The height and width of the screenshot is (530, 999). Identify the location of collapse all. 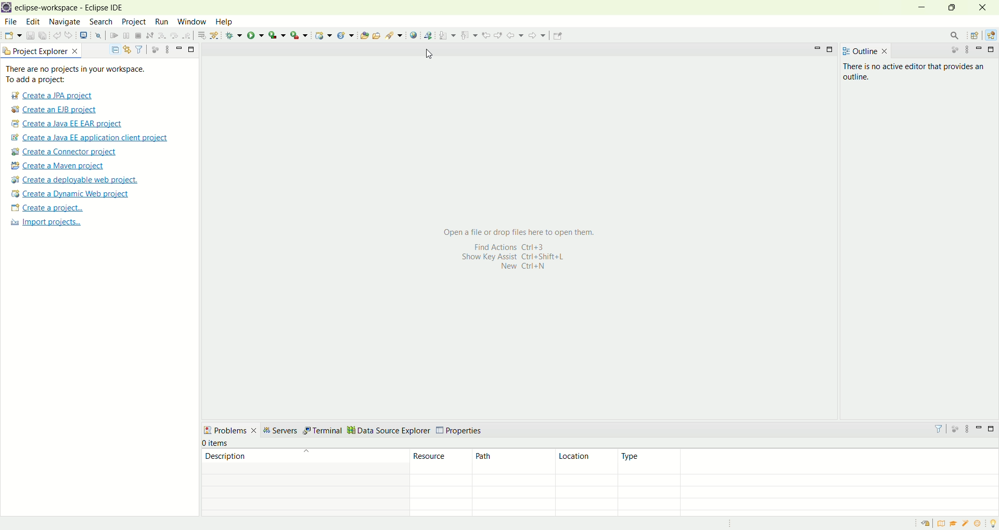
(112, 50).